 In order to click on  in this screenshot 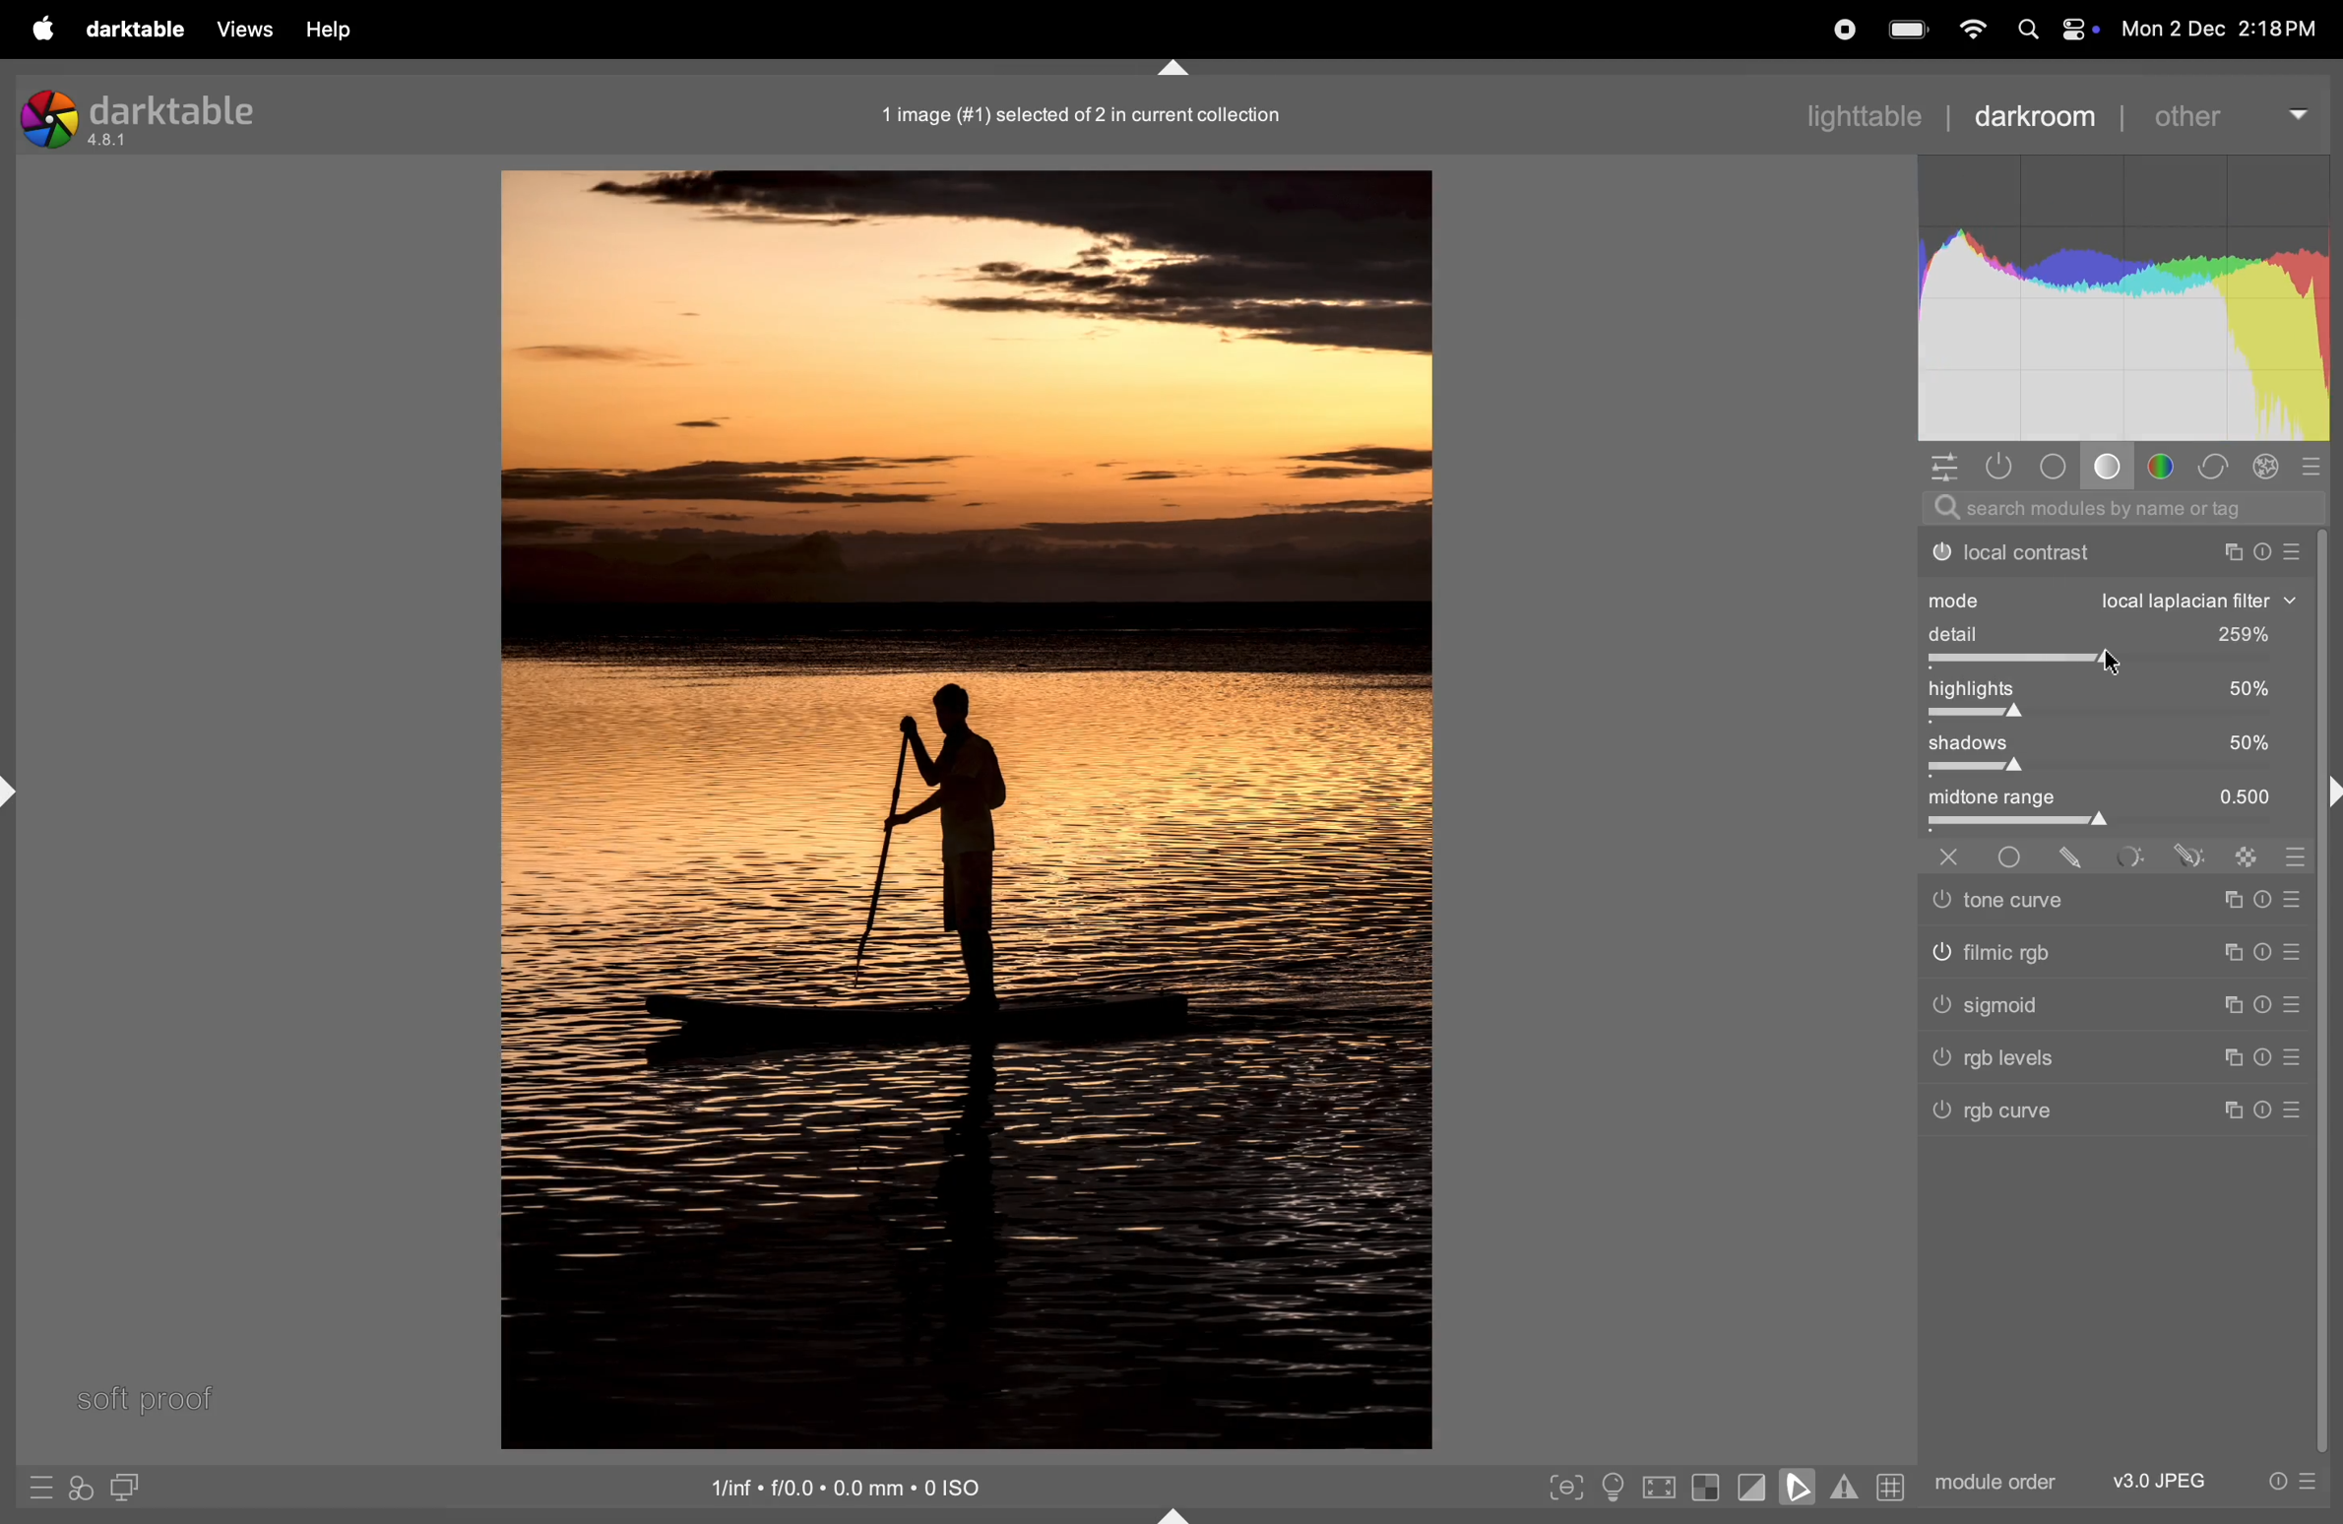, I will do `click(2022, 955)`.